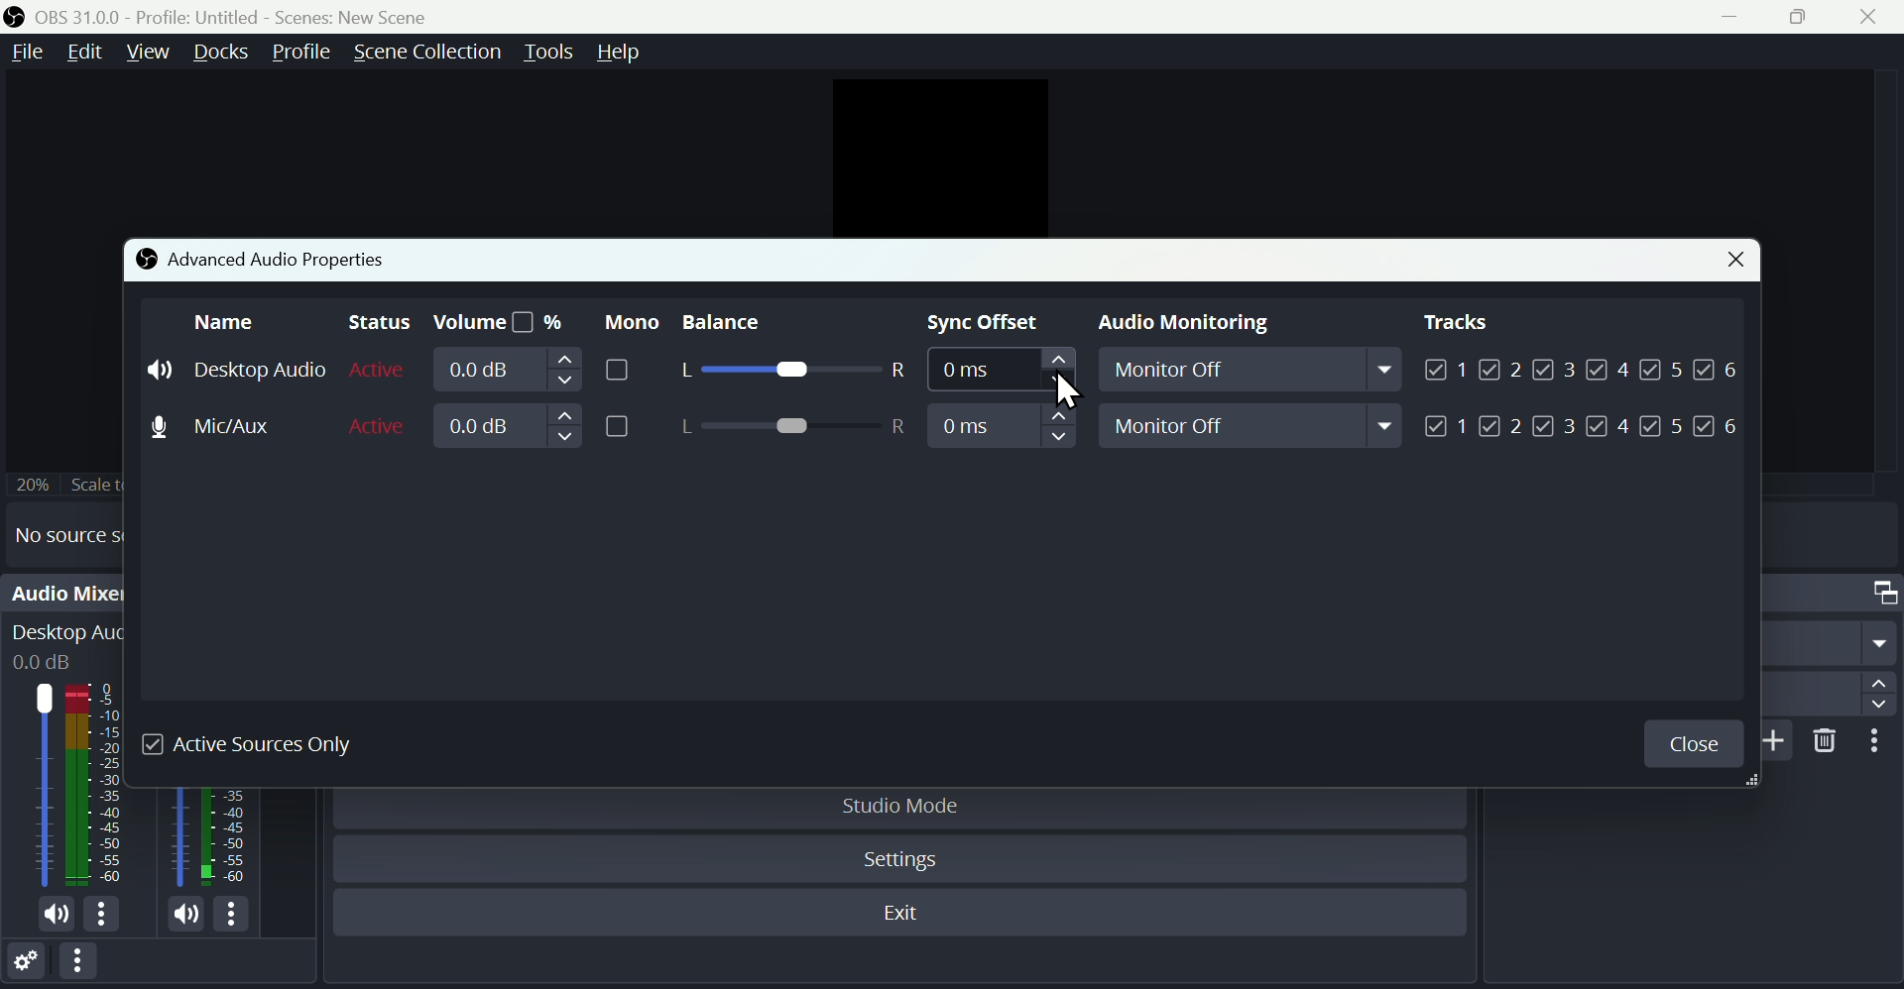 The height and width of the screenshot is (989, 1904). I want to click on Name, so click(226, 321).